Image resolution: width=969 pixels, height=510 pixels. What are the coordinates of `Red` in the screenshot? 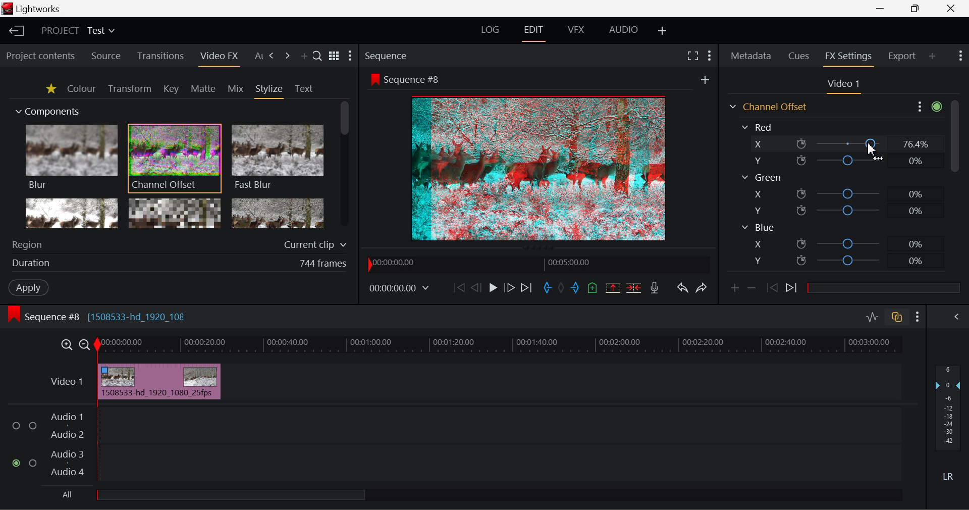 It's located at (759, 126).